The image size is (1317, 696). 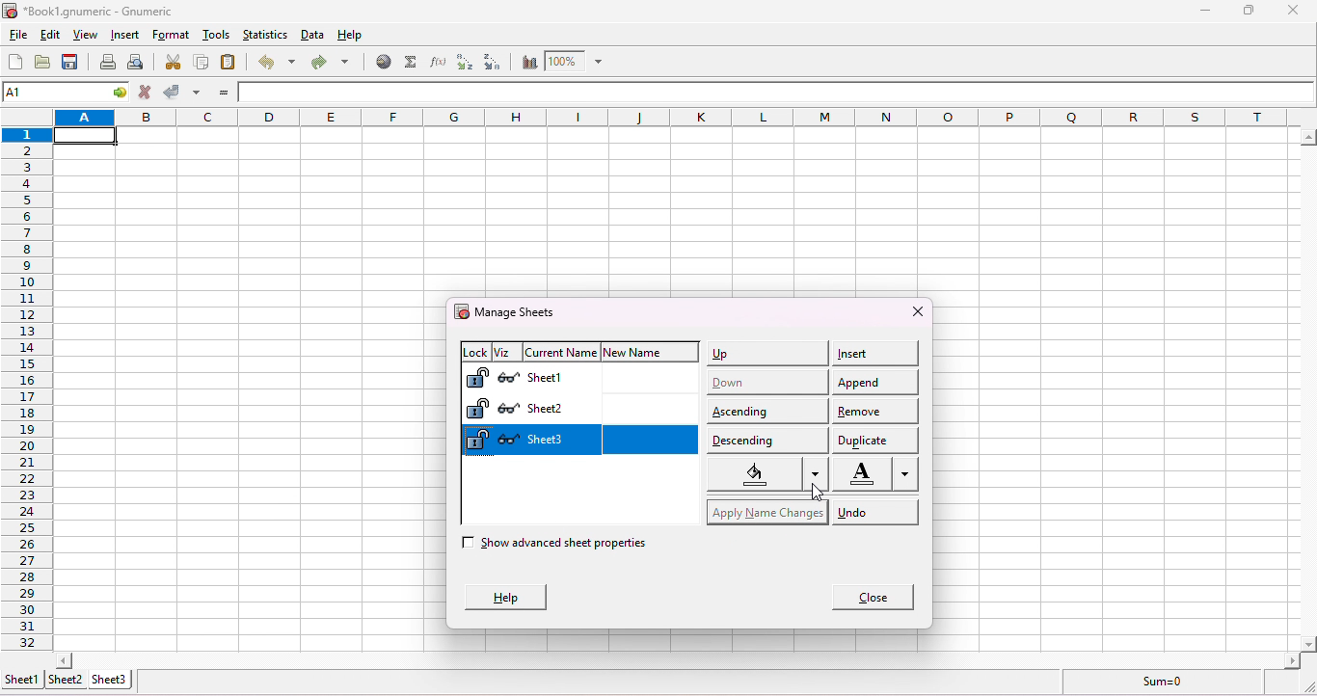 What do you see at coordinates (680, 117) in the screenshot?
I see `column headings` at bounding box center [680, 117].